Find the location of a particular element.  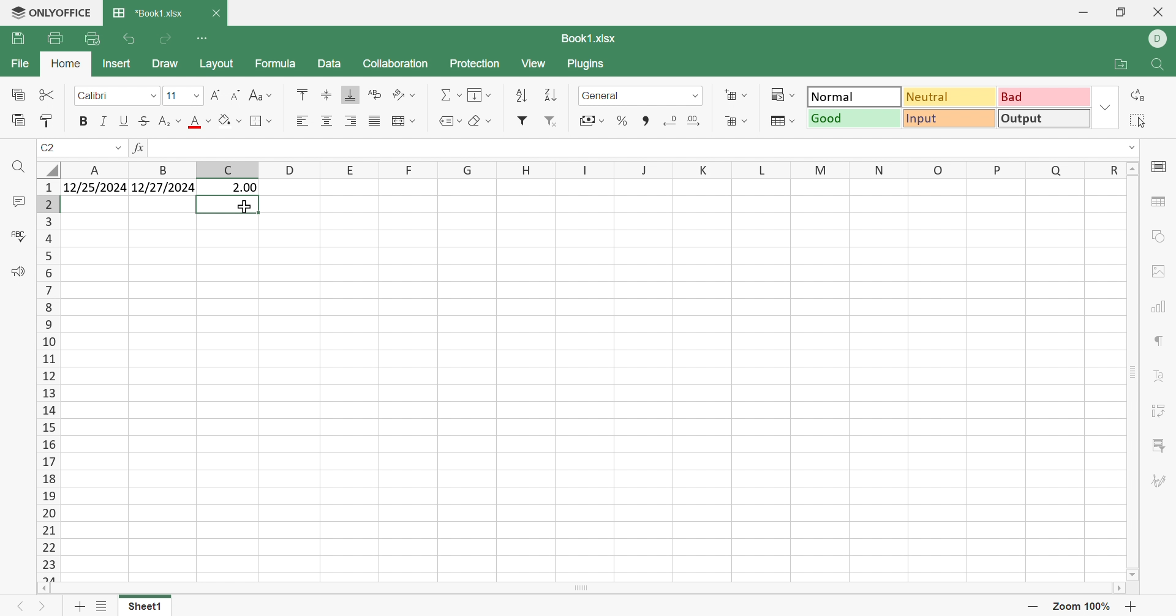

Chart settings is located at coordinates (1159, 306).